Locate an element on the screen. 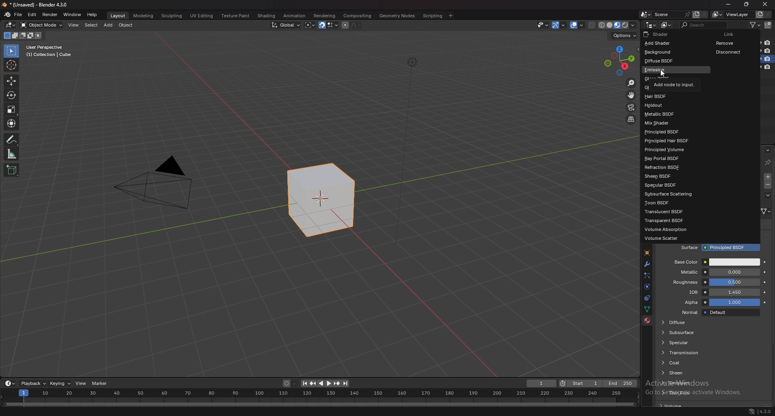 This screenshot has height=416, width=775. add shader is located at coordinates (661, 44).